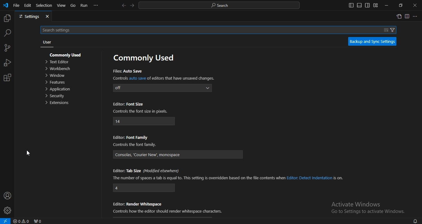 This screenshot has width=422, height=224. What do you see at coordinates (7, 19) in the screenshot?
I see `explorer` at bounding box center [7, 19].